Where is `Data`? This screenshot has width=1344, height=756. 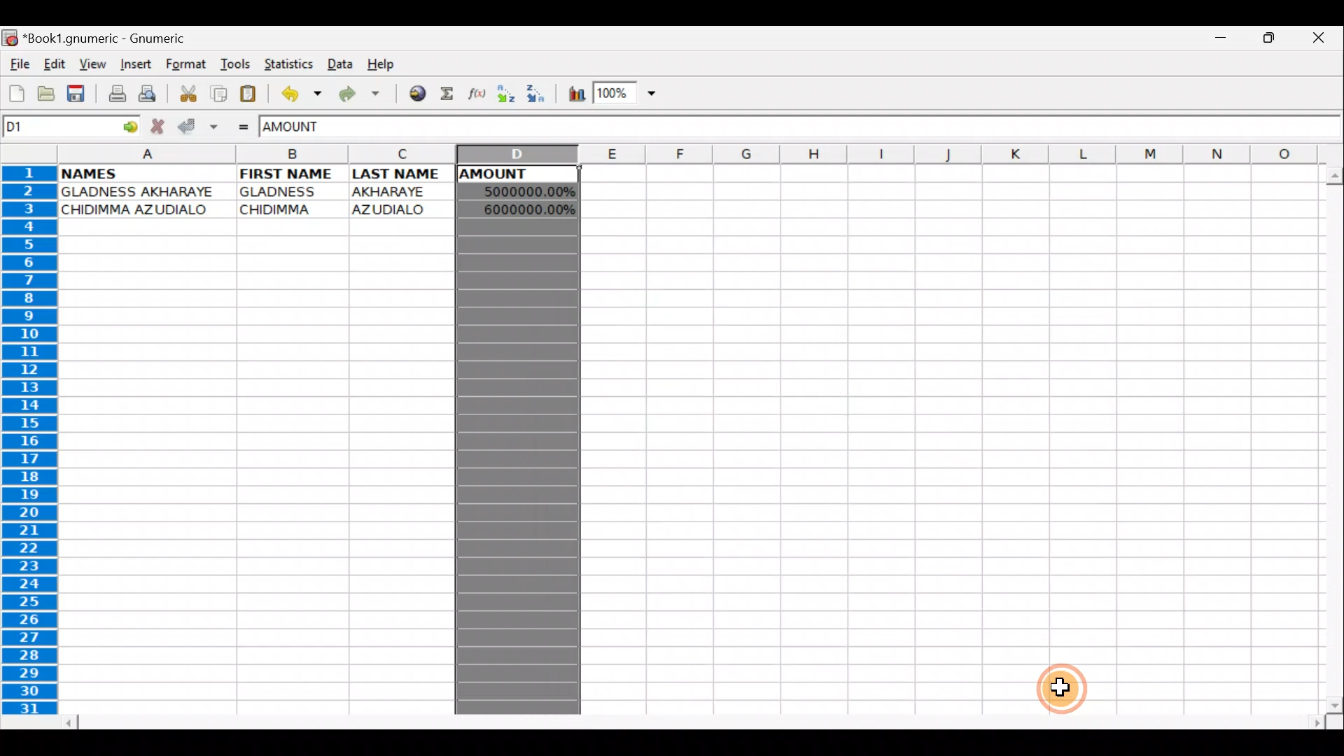
Data is located at coordinates (339, 63).